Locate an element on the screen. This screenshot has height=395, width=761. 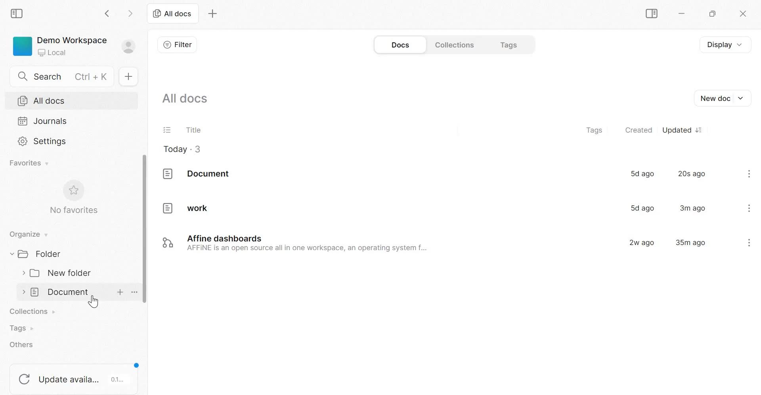
Tags is located at coordinates (510, 45).